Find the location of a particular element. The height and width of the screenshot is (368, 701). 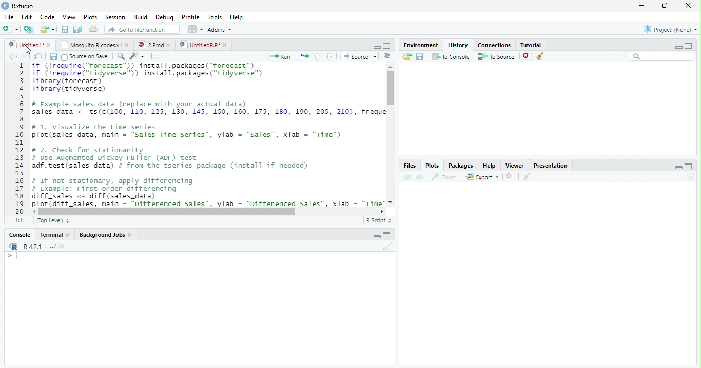

Create a project is located at coordinates (29, 30).